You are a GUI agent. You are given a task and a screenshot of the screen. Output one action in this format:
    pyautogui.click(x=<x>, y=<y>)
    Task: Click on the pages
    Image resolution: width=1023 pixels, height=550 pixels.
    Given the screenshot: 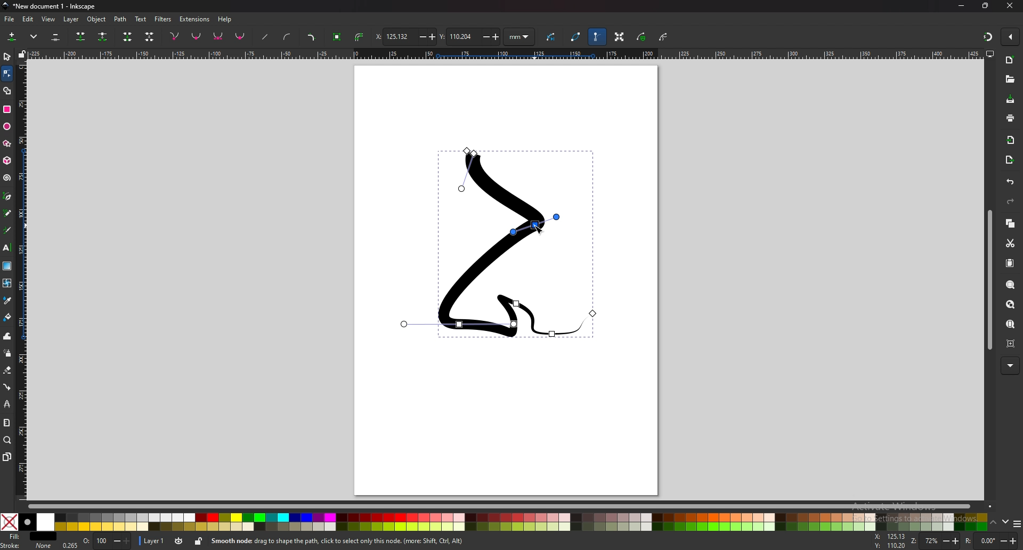 What is the action you would take?
    pyautogui.click(x=7, y=456)
    